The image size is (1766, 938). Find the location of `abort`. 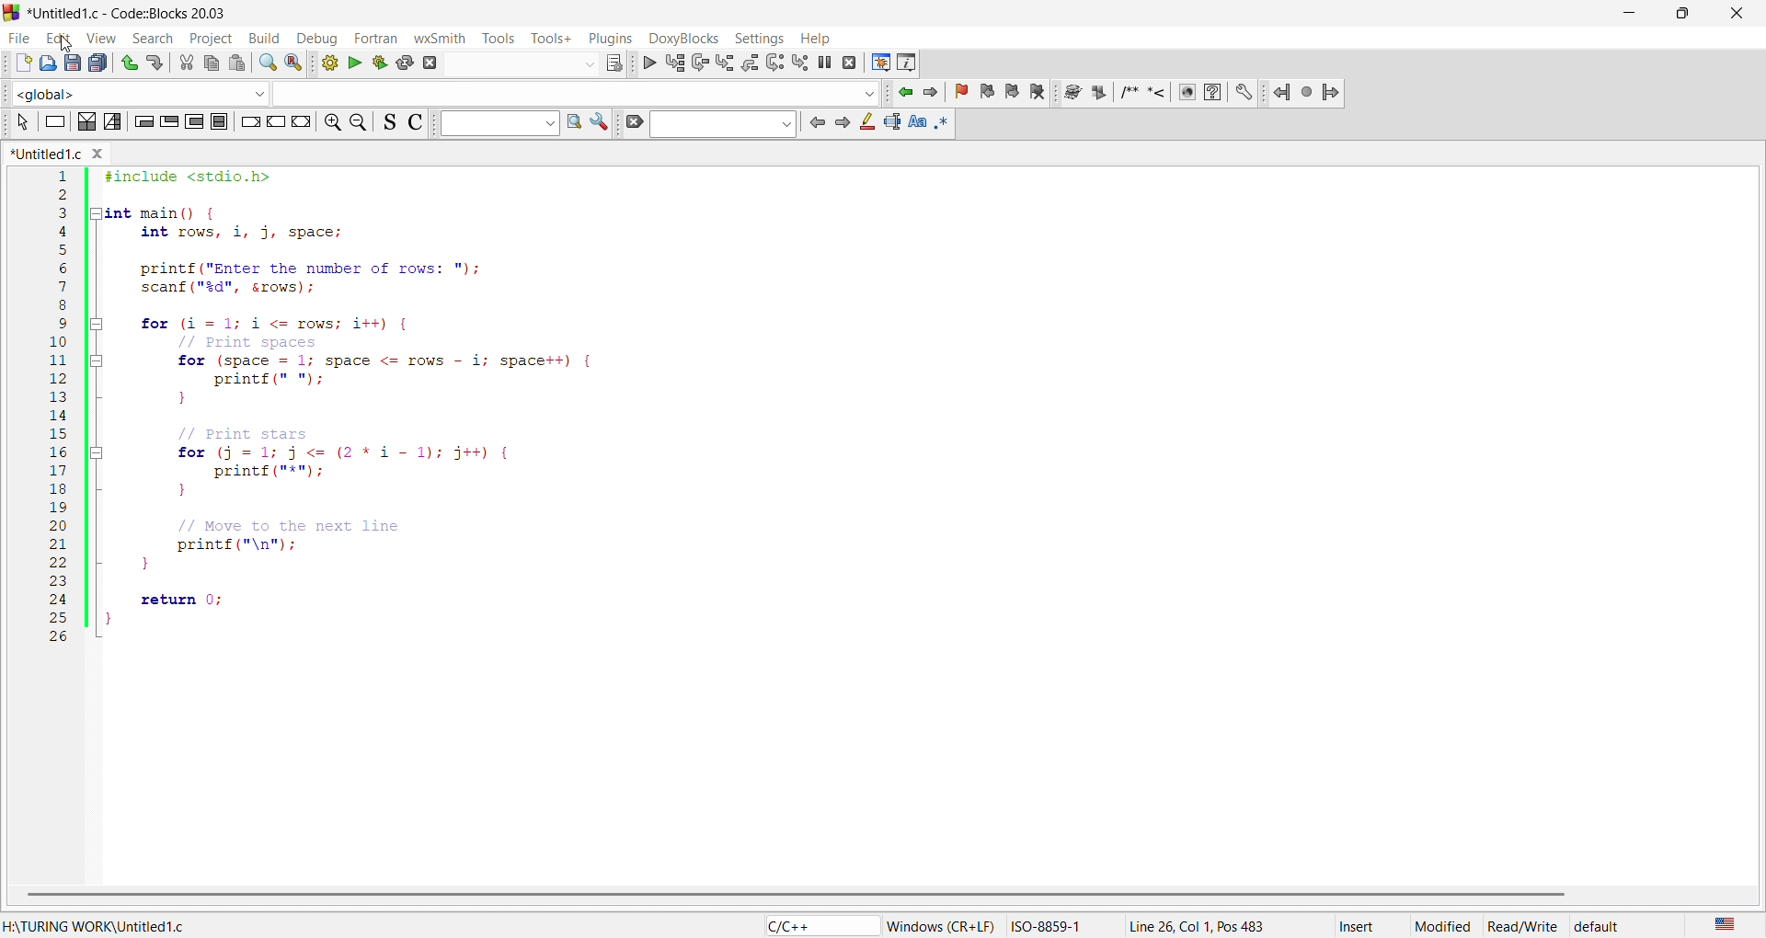

abort is located at coordinates (434, 62).